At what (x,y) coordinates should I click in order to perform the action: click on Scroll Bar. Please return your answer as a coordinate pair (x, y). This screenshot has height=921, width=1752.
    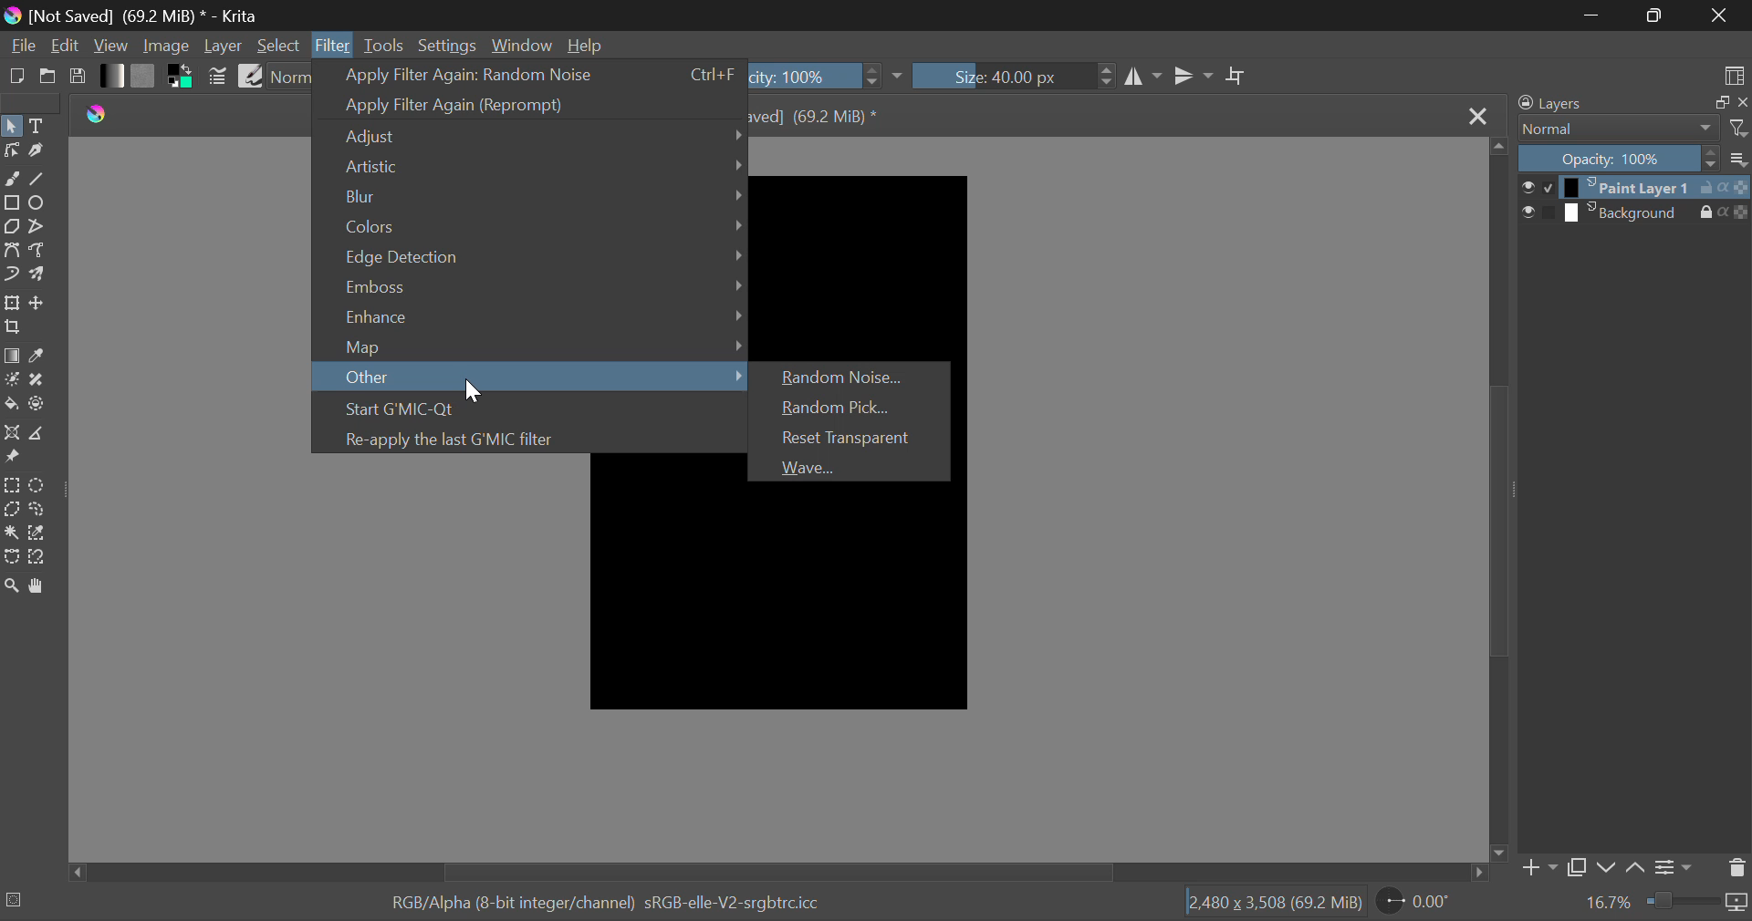
    Looking at the image, I should click on (774, 873).